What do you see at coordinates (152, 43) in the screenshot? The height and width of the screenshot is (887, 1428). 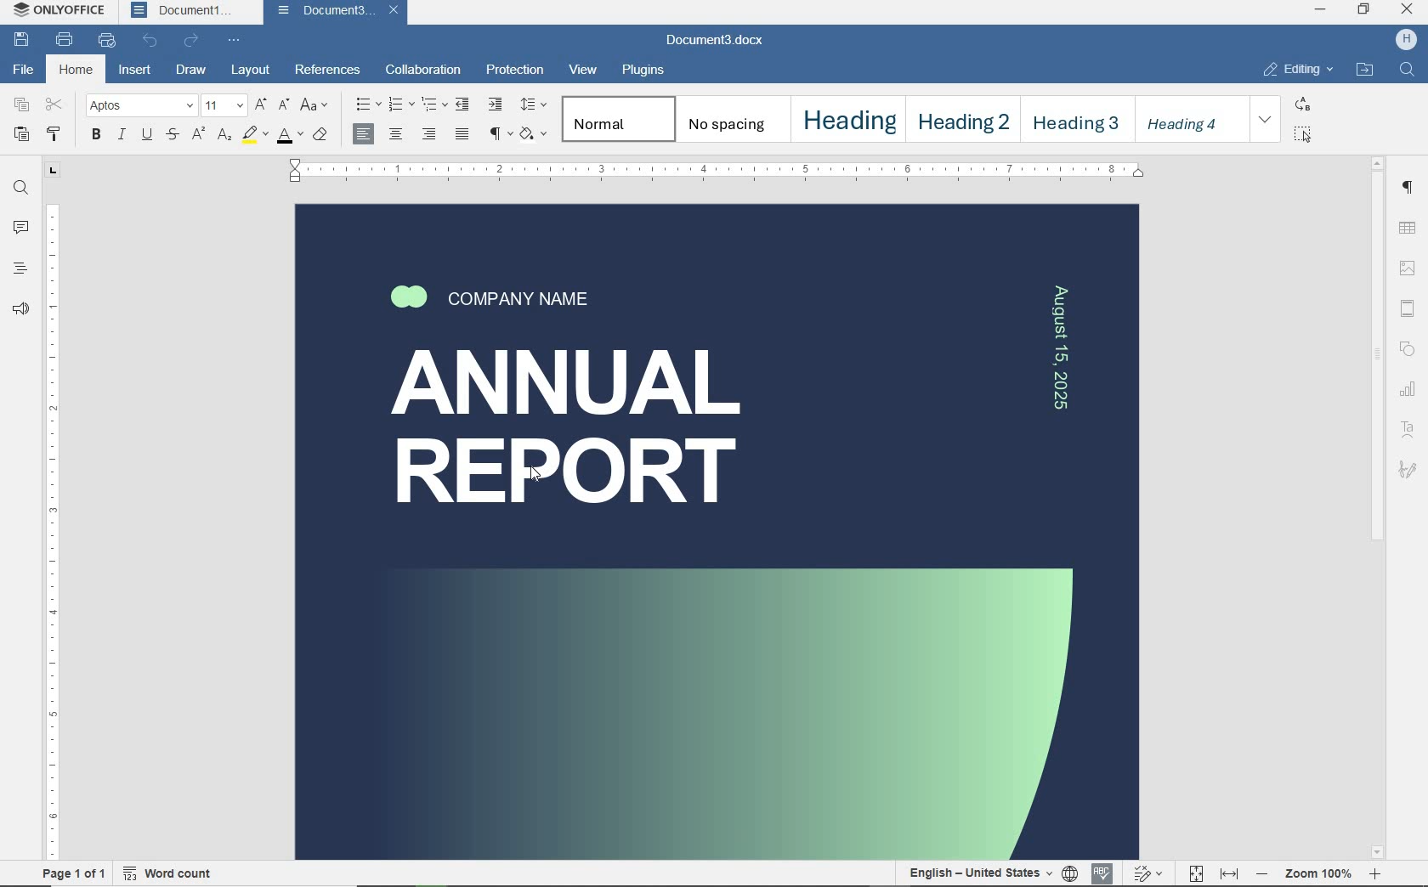 I see `undo` at bounding box center [152, 43].